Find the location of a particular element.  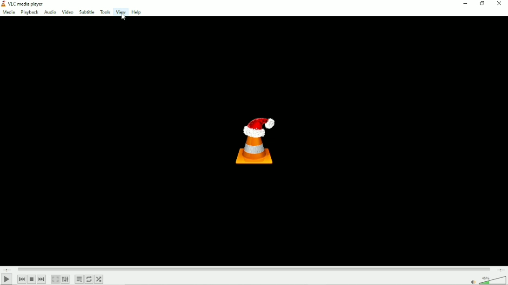

Tools is located at coordinates (105, 12).